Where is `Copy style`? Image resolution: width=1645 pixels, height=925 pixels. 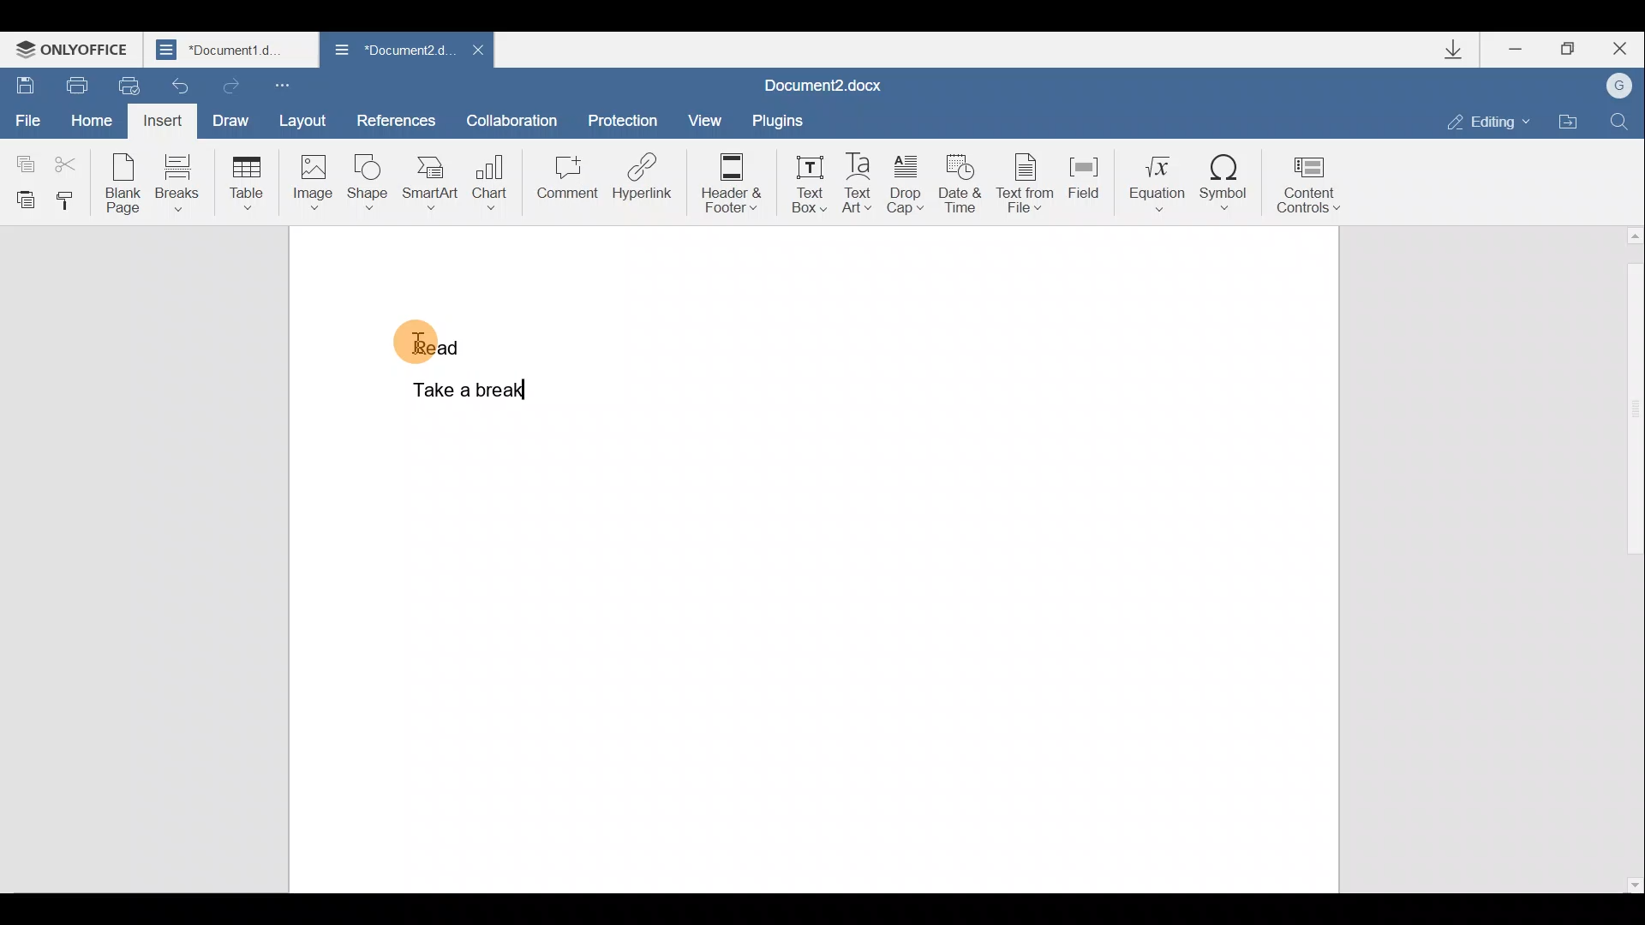 Copy style is located at coordinates (70, 201).